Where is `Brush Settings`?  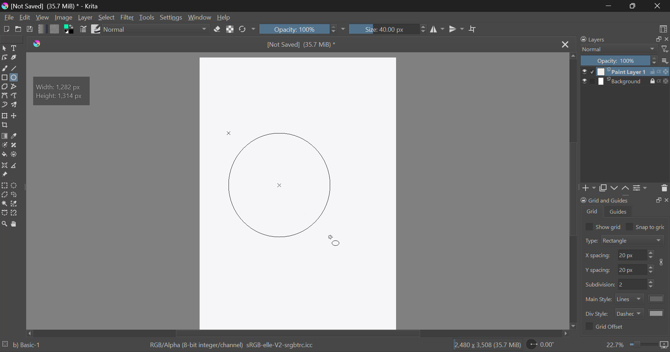
Brush Settings is located at coordinates (83, 29).